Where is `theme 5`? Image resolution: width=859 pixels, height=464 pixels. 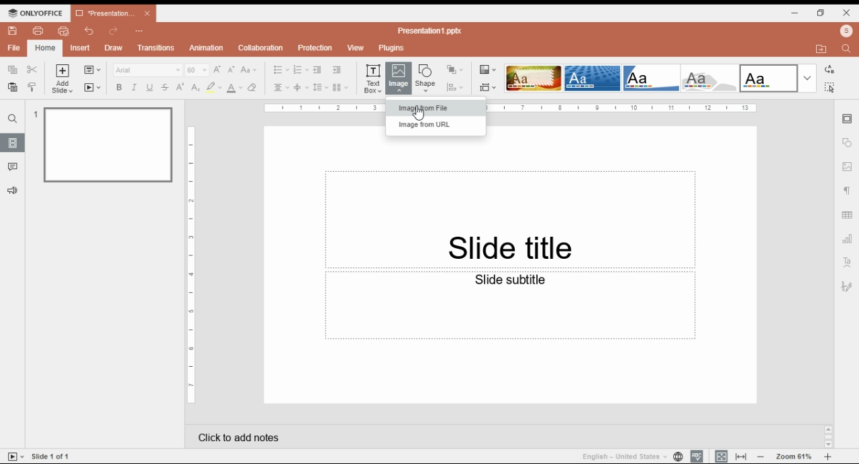 theme 5 is located at coordinates (768, 78).